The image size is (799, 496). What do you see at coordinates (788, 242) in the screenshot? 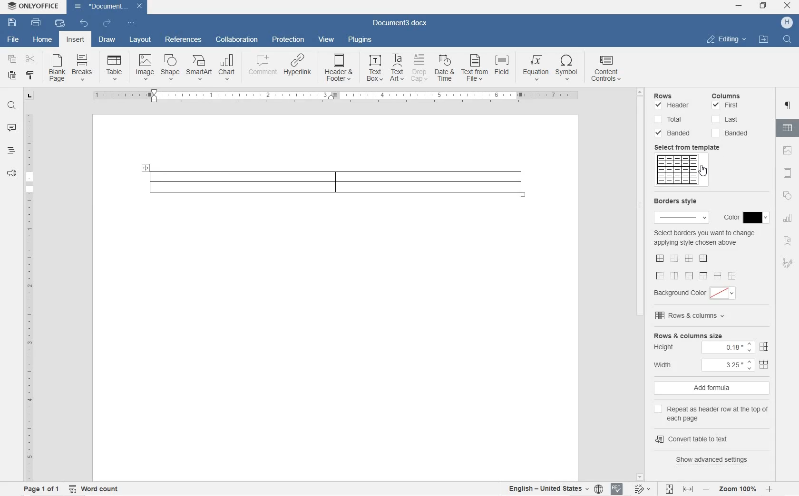
I see `TEXT ART` at bounding box center [788, 242].